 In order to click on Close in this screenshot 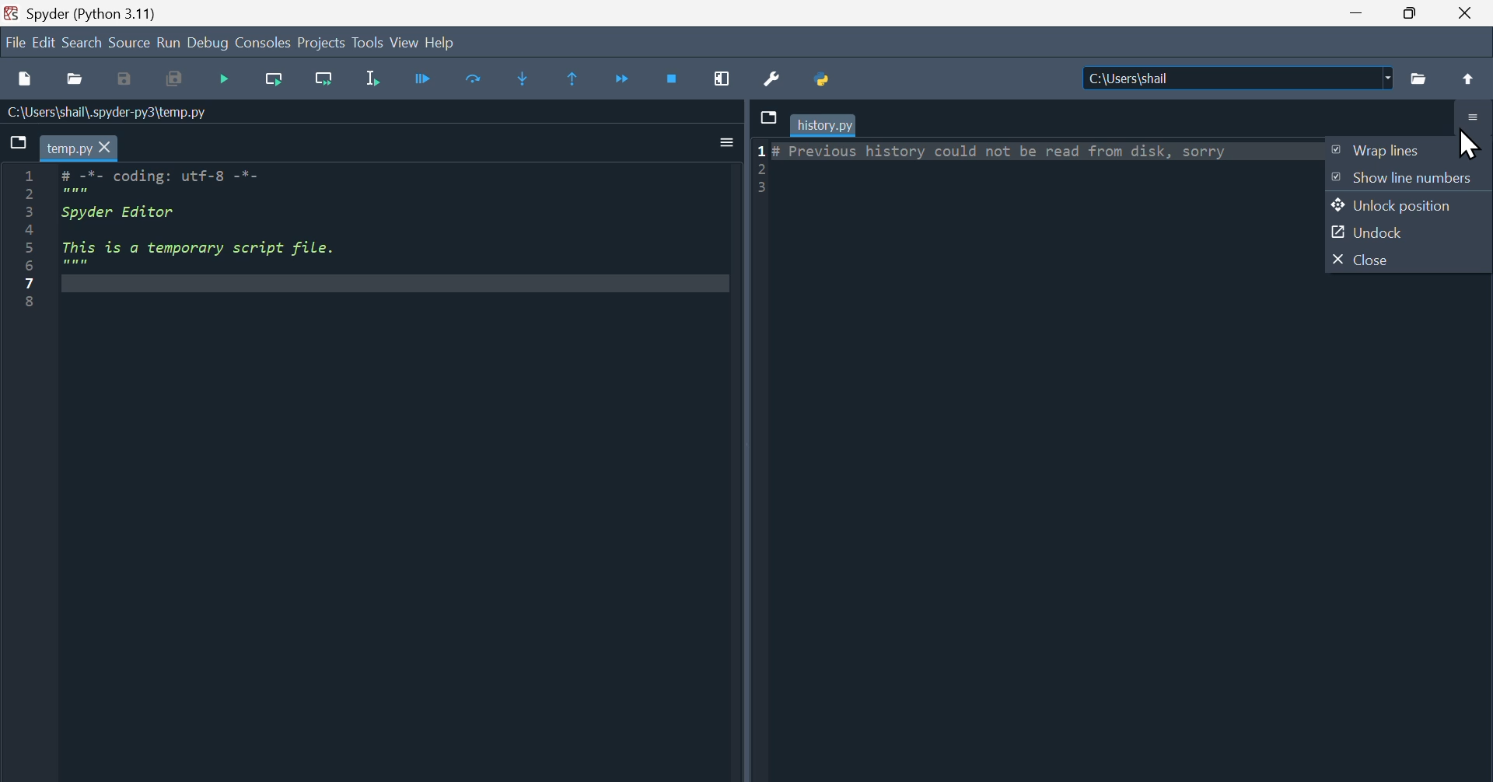, I will do `click(1395, 260)`.